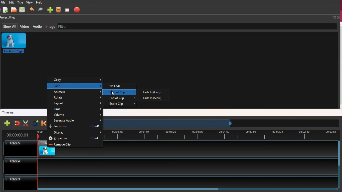  I want to click on help, so click(40, 2).